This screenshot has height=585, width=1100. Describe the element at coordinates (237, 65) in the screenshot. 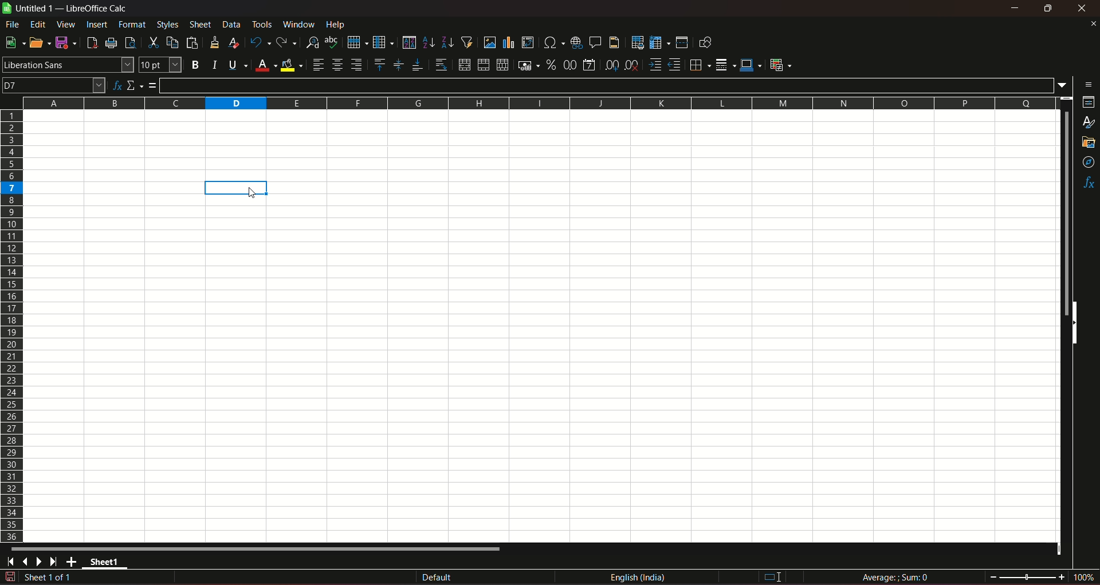

I see `underline` at that location.